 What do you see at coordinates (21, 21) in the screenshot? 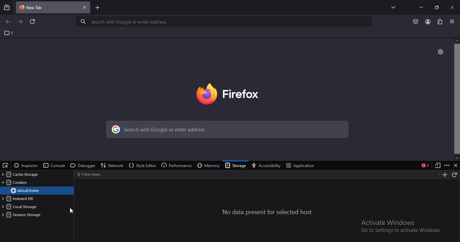
I see `click to go to next page` at bounding box center [21, 21].